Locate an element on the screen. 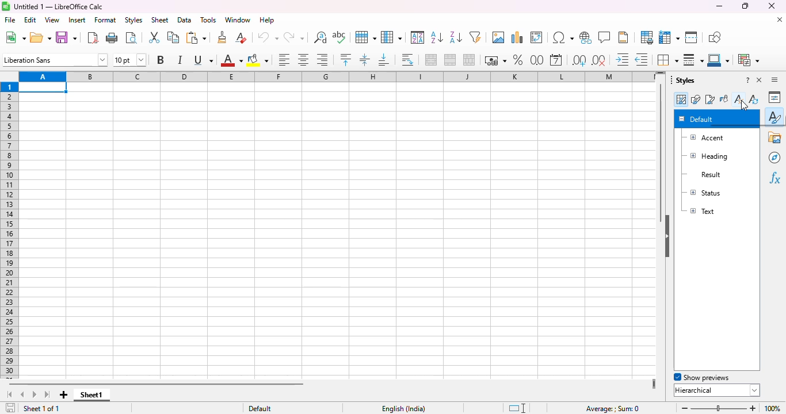 This screenshot has height=414, width=786. sheet 1 of 1 is located at coordinates (42, 408).